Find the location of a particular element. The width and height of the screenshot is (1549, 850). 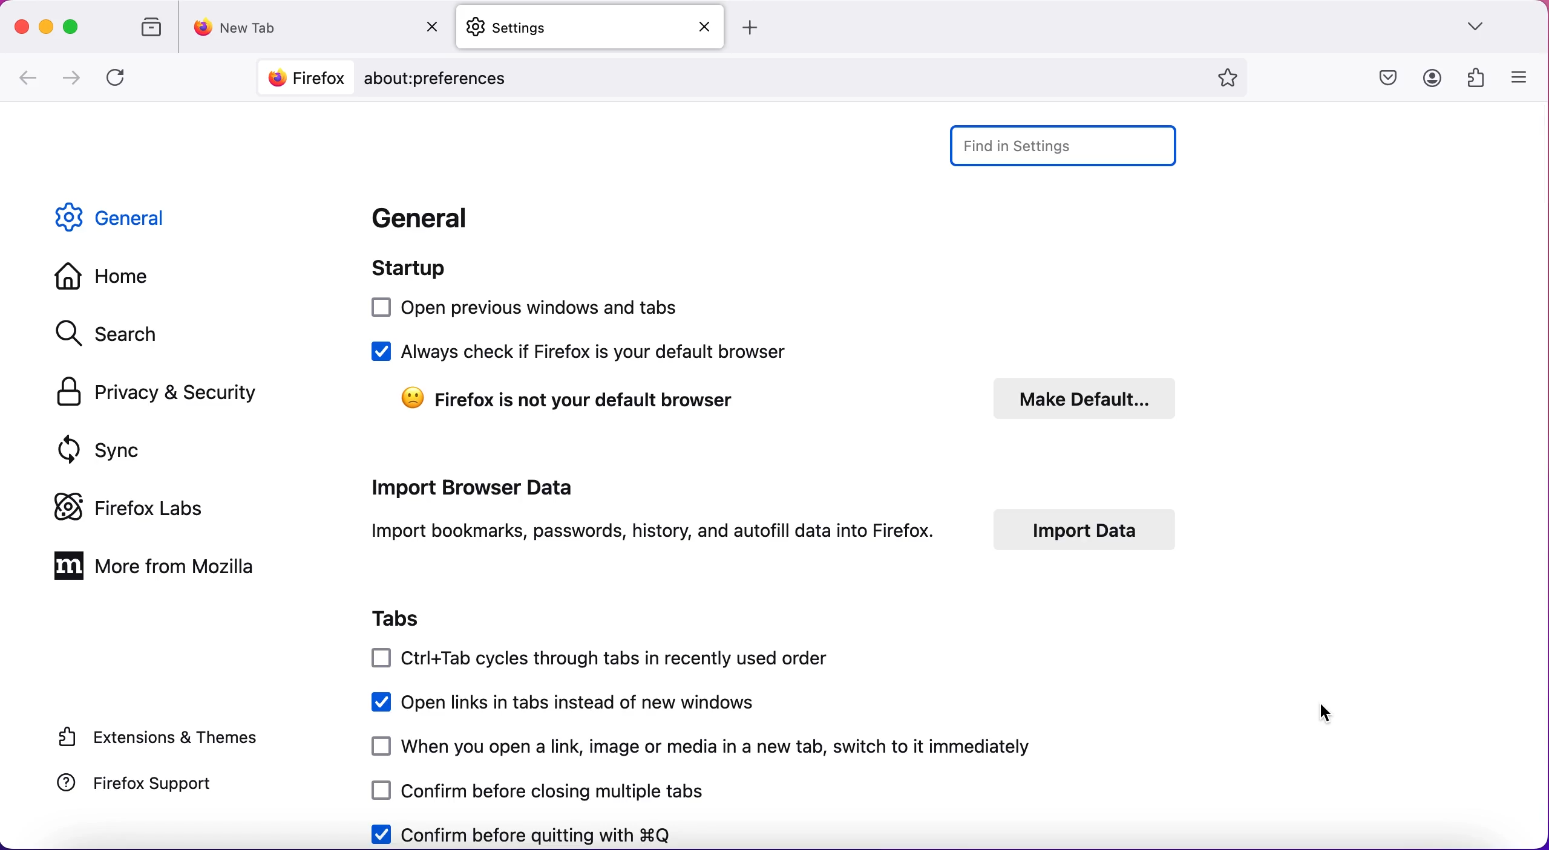

tabs is located at coordinates (401, 614).